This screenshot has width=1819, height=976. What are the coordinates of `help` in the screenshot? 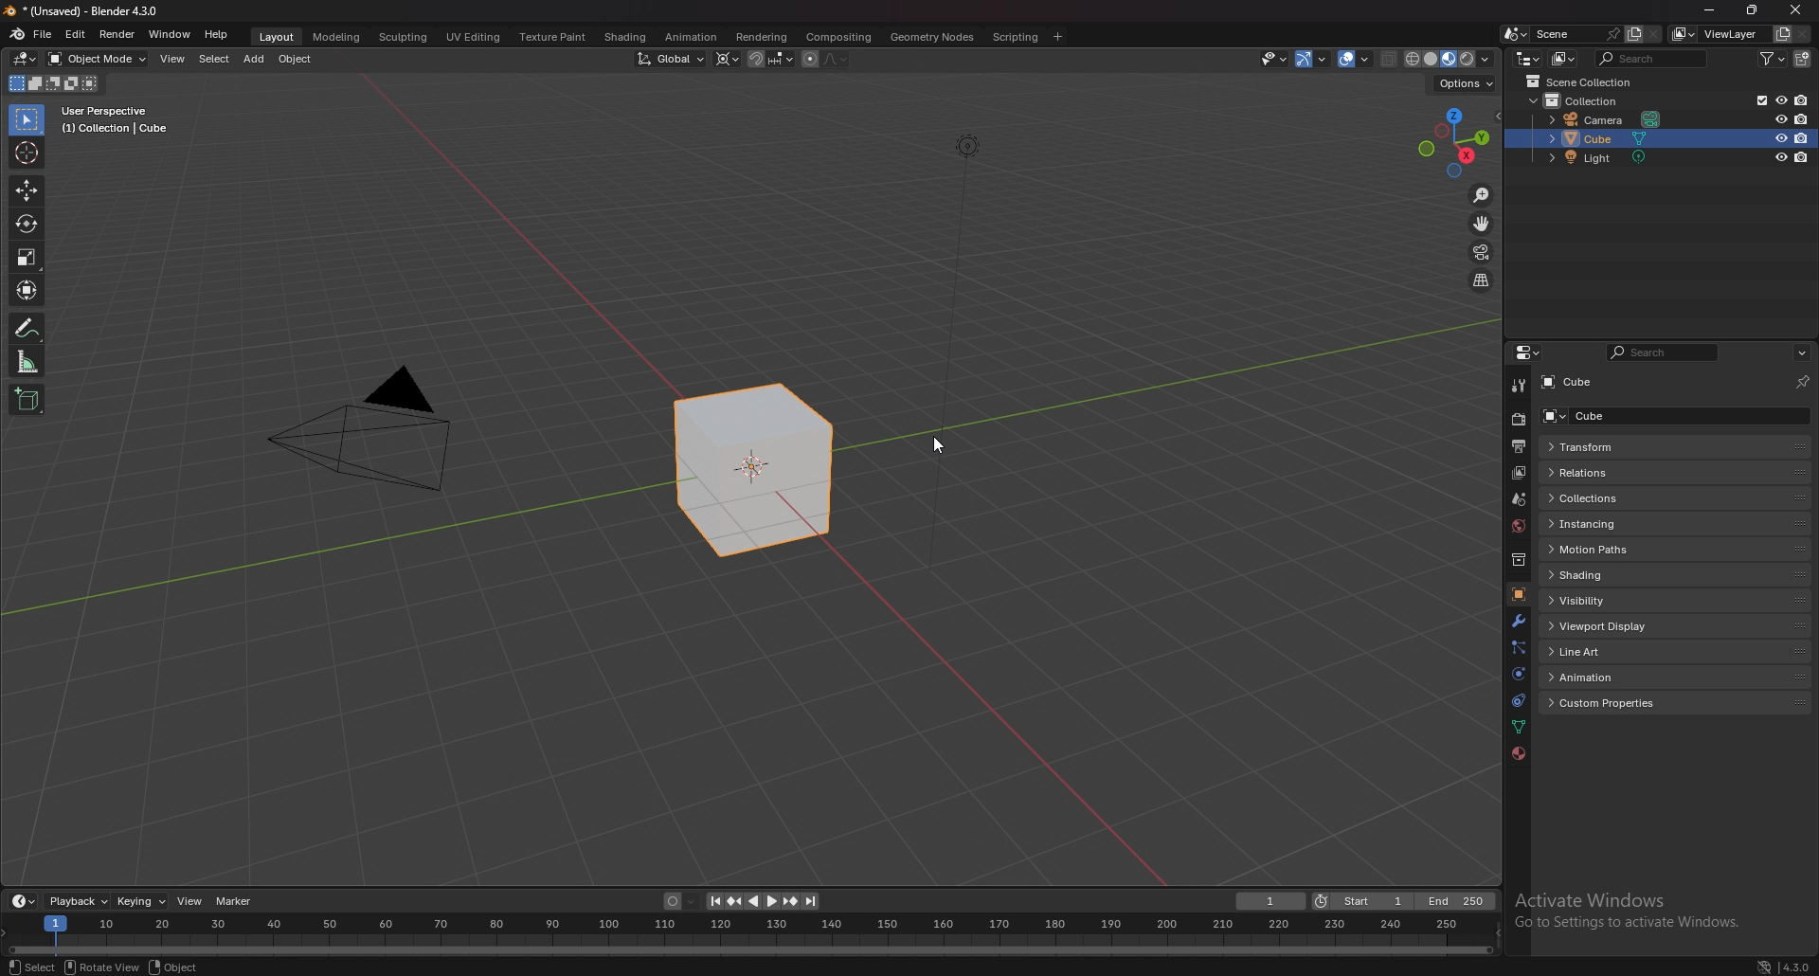 It's located at (217, 34).